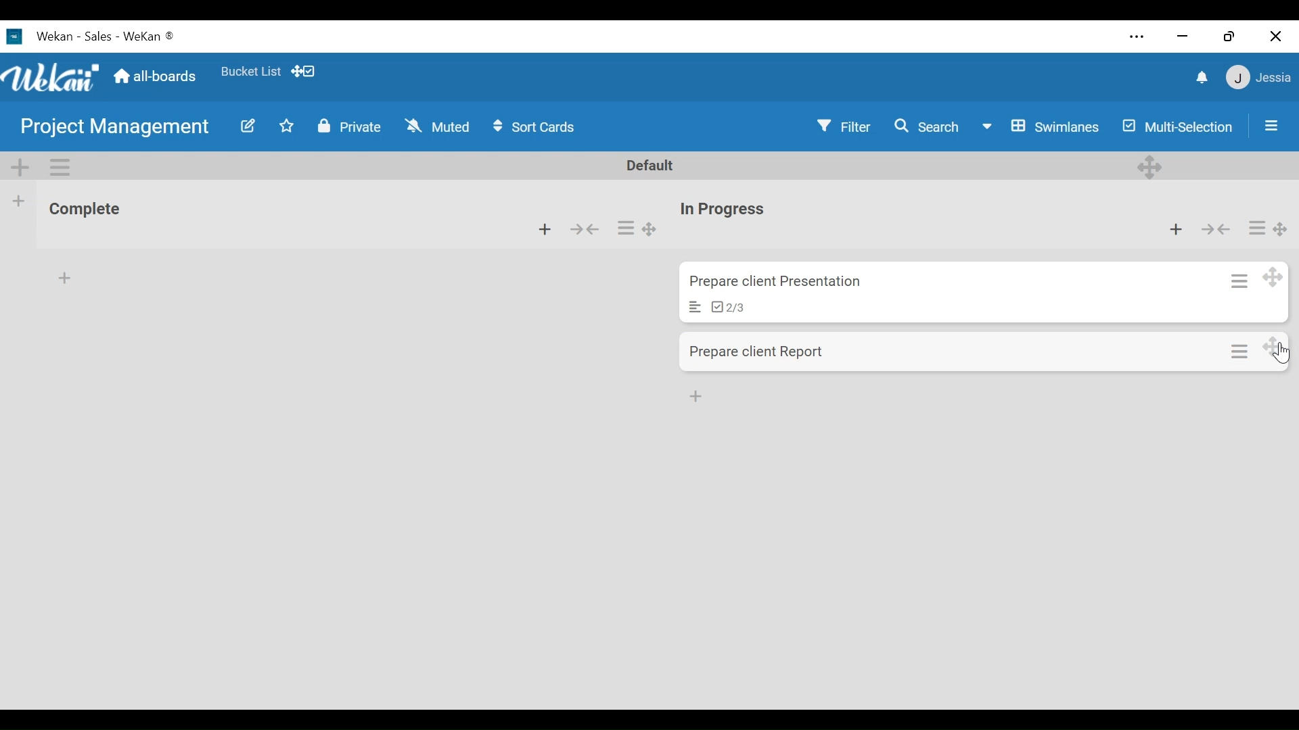  What do you see at coordinates (108, 36) in the screenshot?
I see `Wekan - Sales - Wekan` at bounding box center [108, 36].